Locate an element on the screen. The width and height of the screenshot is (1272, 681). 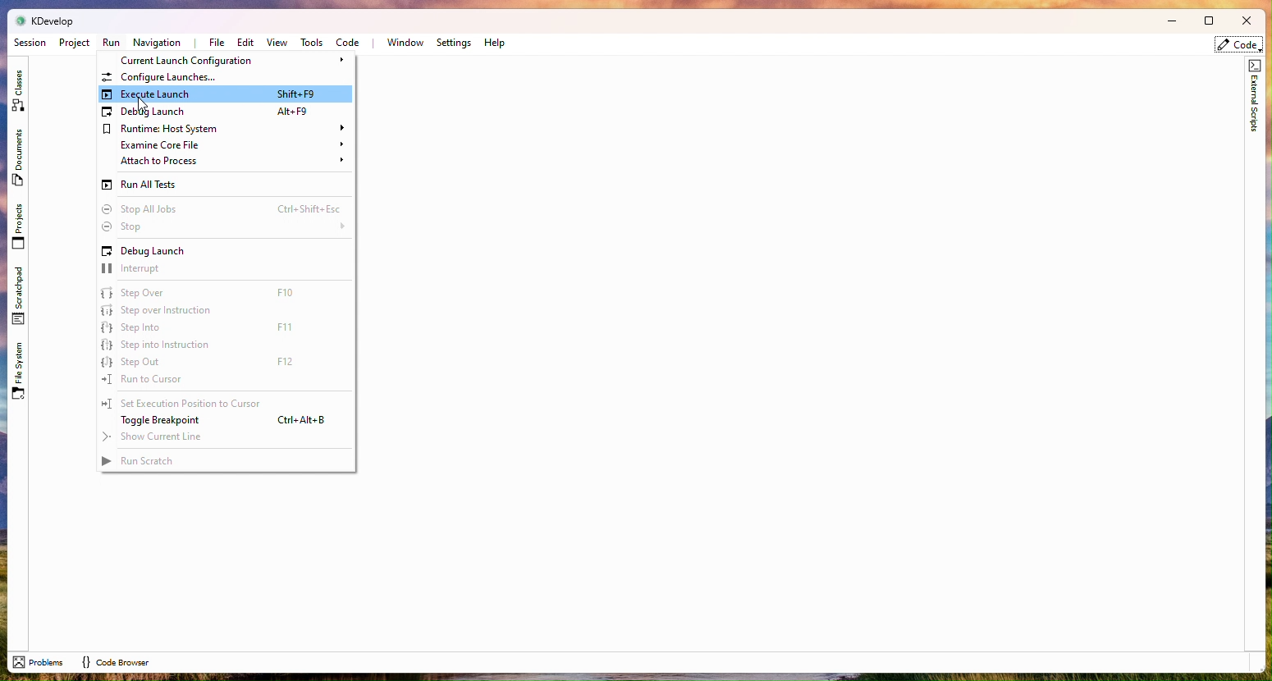
Stop all lots  is located at coordinates (222, 208).